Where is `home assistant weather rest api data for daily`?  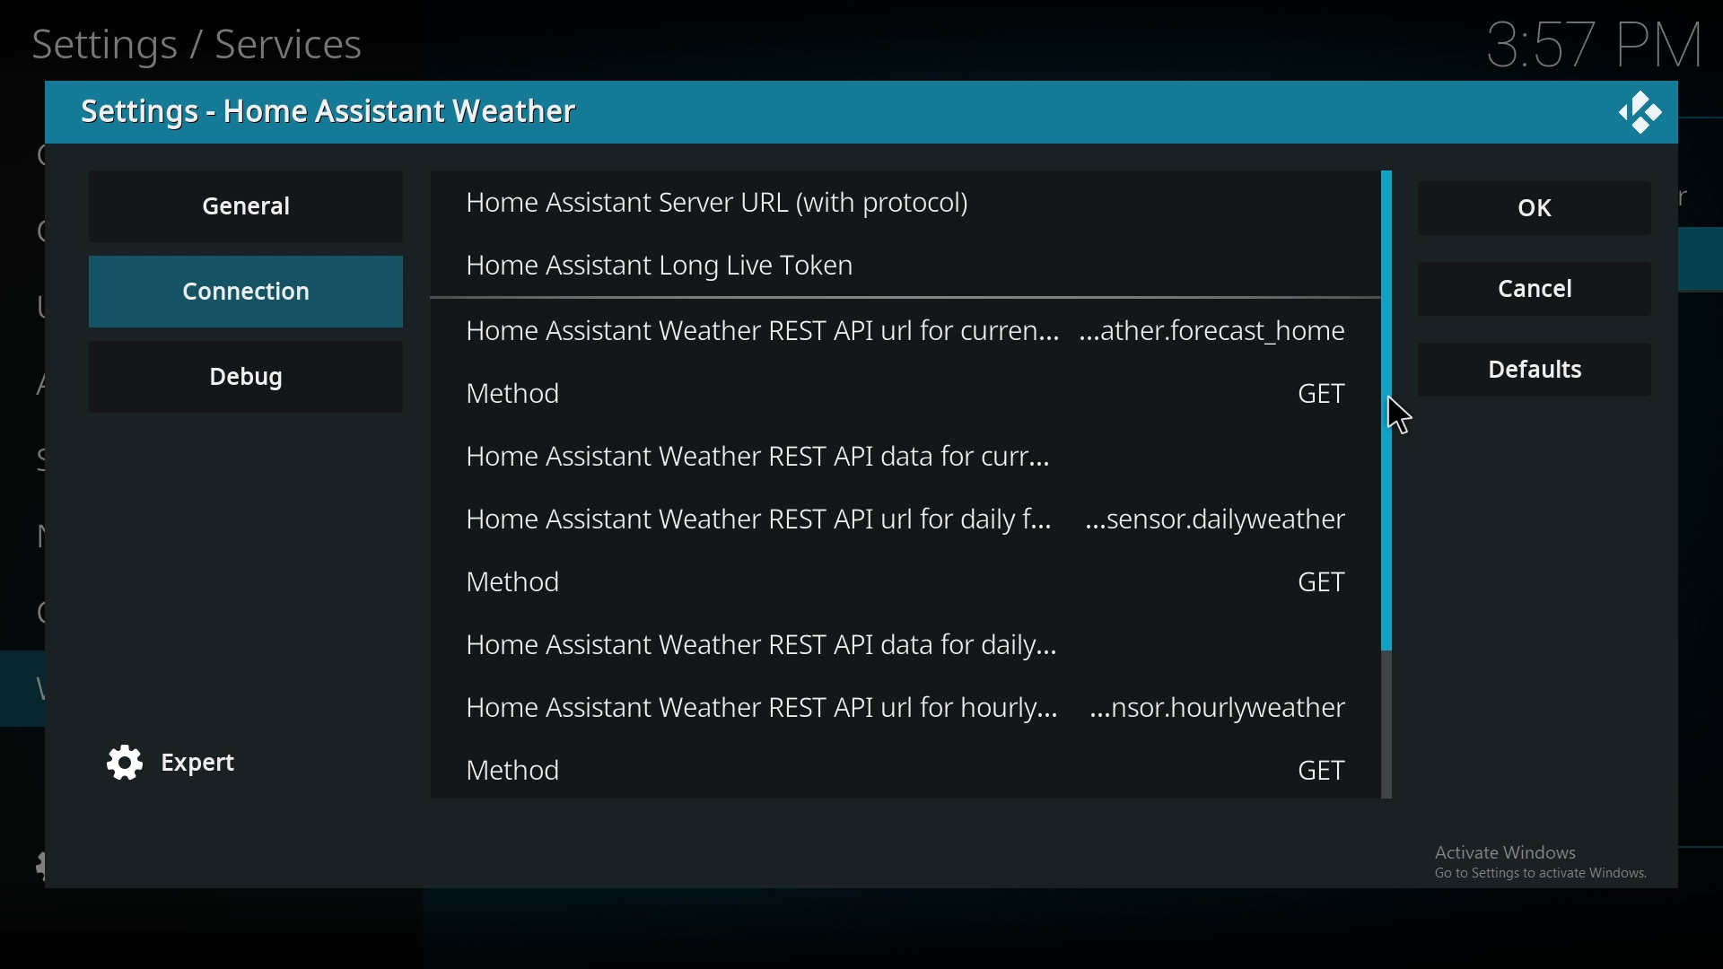 home assistant weather rest api data for daily is located at coordinates (907, 647).